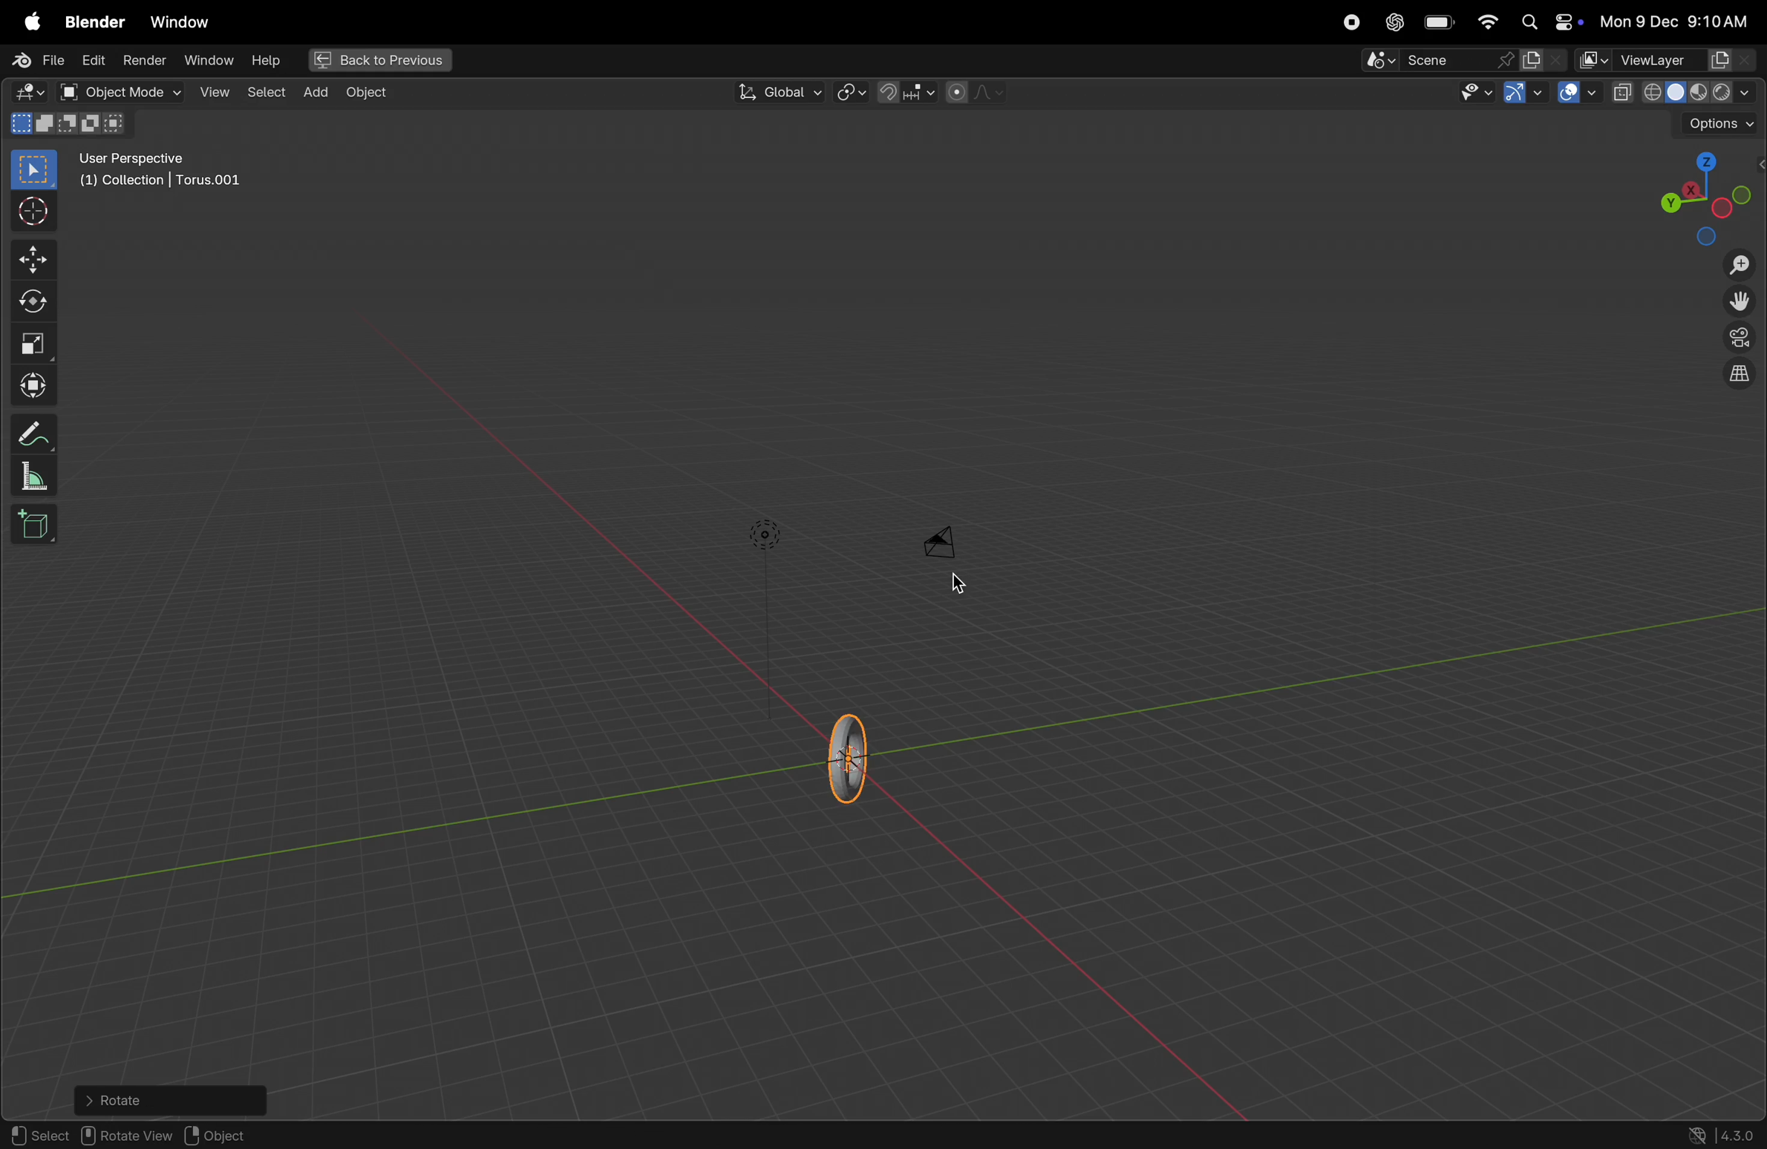 Image resolution: width=1767 pixels, height=1149 pixels. I want to click on visibility, so click(1472, 94).